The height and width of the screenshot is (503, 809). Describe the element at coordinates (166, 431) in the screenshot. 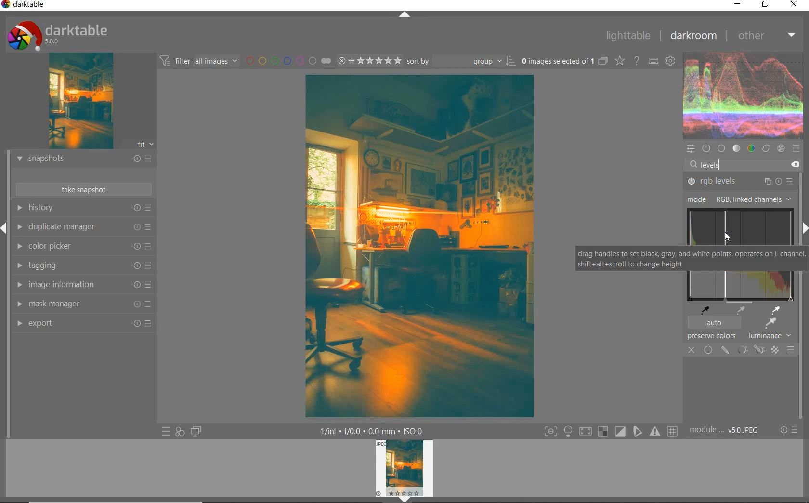

I see `quick access to presets` at that location.